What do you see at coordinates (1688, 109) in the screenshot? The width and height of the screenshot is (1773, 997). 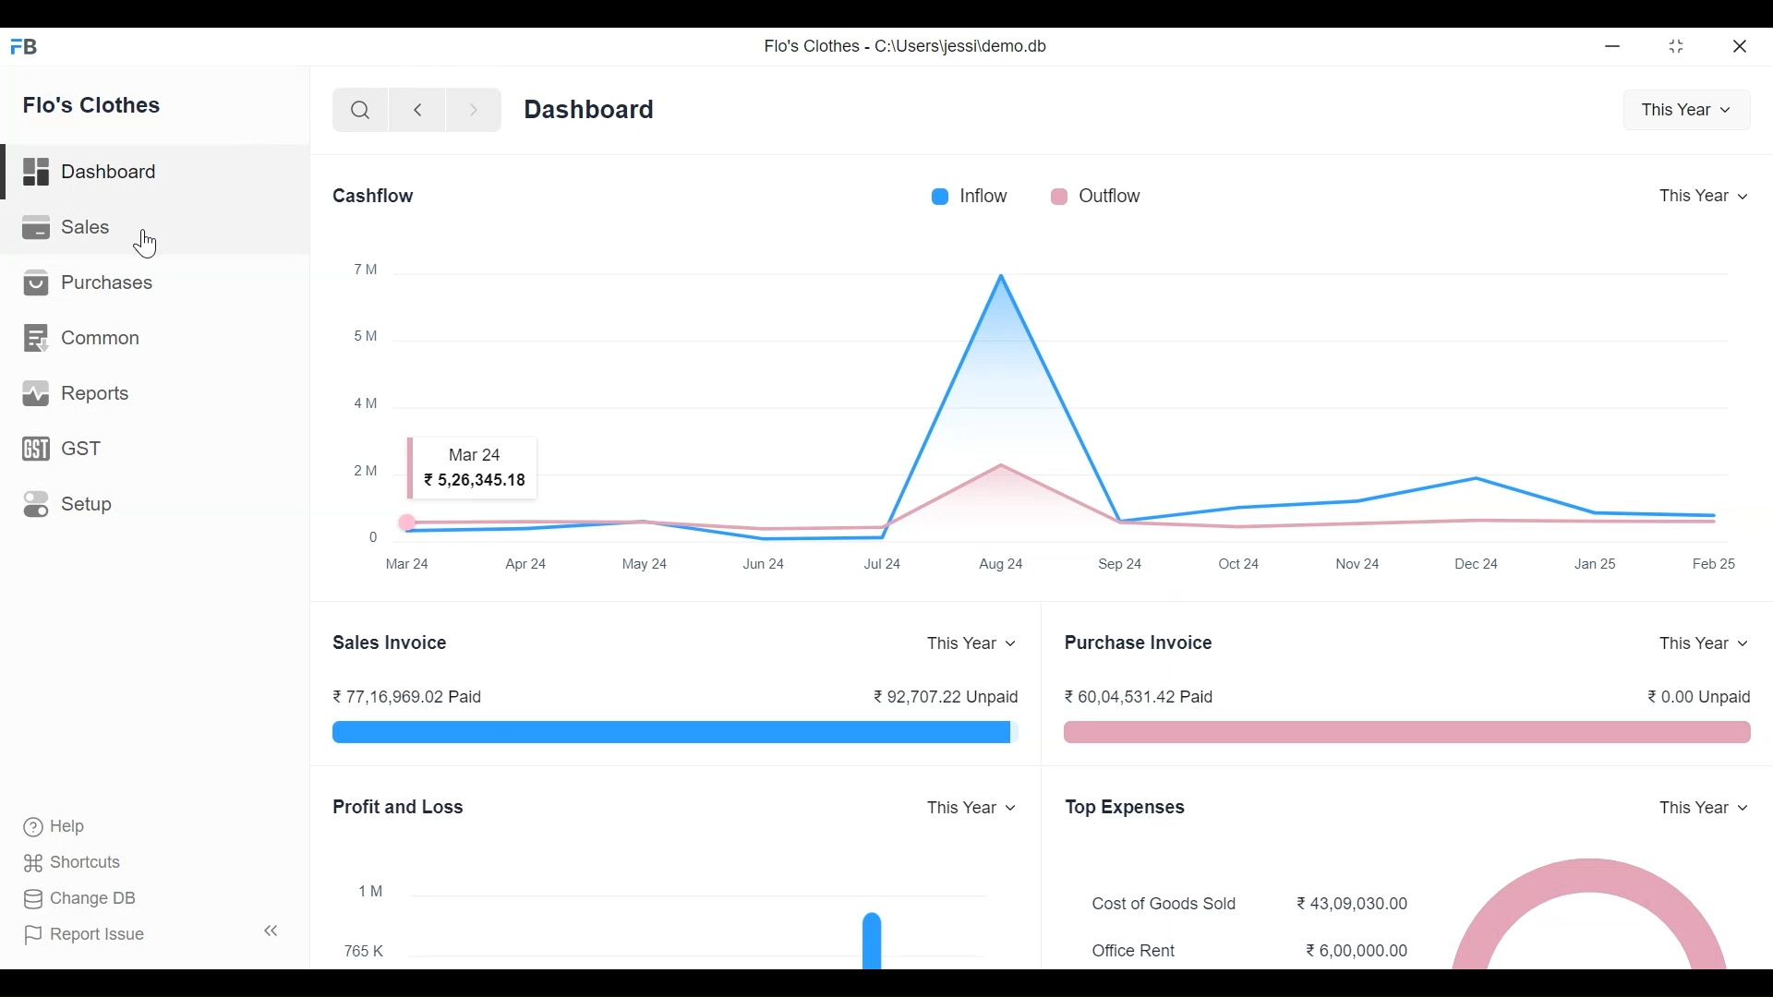 I see `This Year v` at bounding box center [1688, 109].